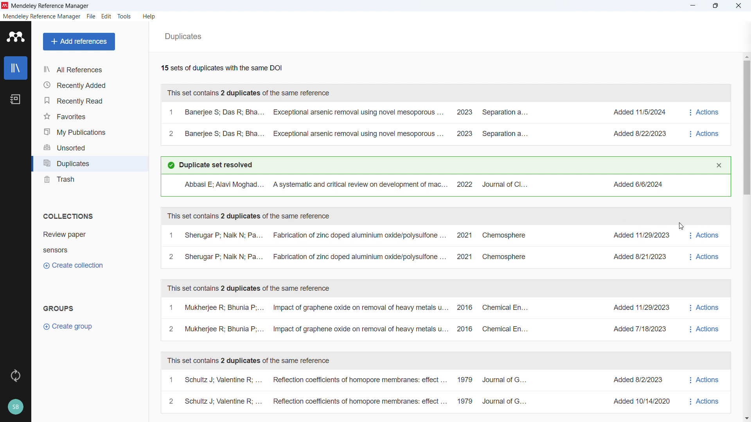 The image size is (751, 422). What do you see at coordinates (106, 16) in the screenshot?
I see `edit` at bounding box center [106, 16].